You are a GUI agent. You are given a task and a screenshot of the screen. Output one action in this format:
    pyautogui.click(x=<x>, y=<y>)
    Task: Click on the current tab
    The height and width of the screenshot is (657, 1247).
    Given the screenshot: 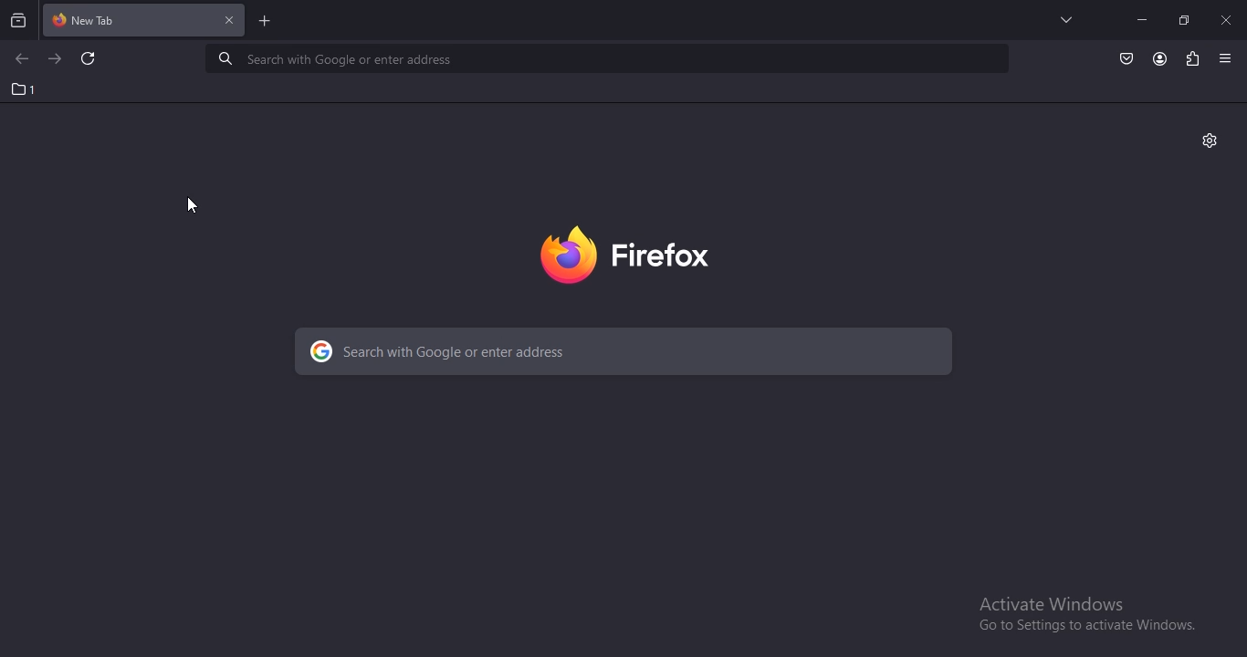 What is the action you would take?
    pyautogui.click(x=145, y=22)
    